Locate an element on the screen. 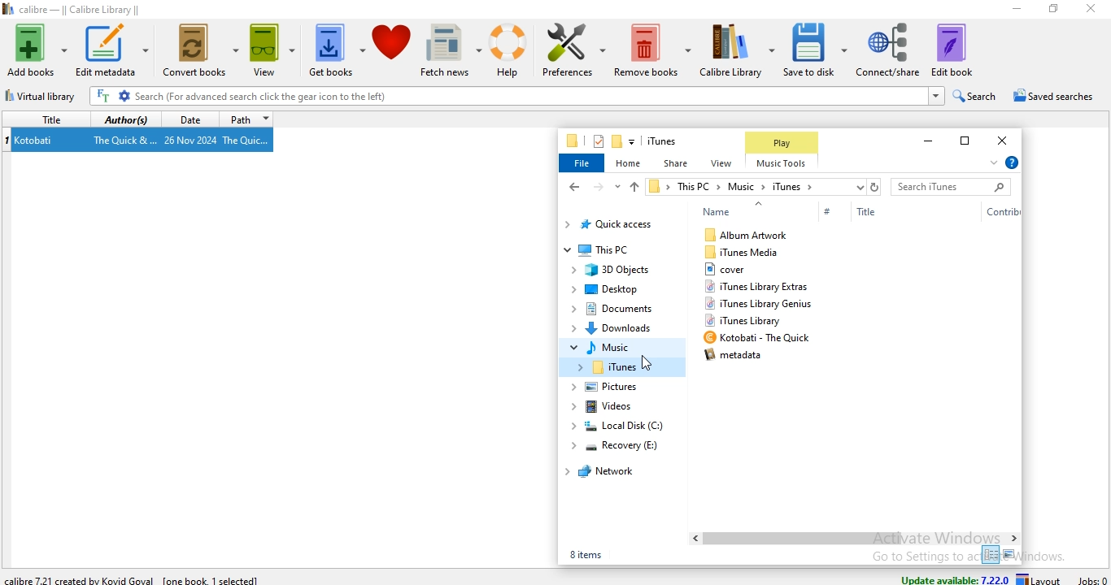  minimise is located at coordinates (923, 142).